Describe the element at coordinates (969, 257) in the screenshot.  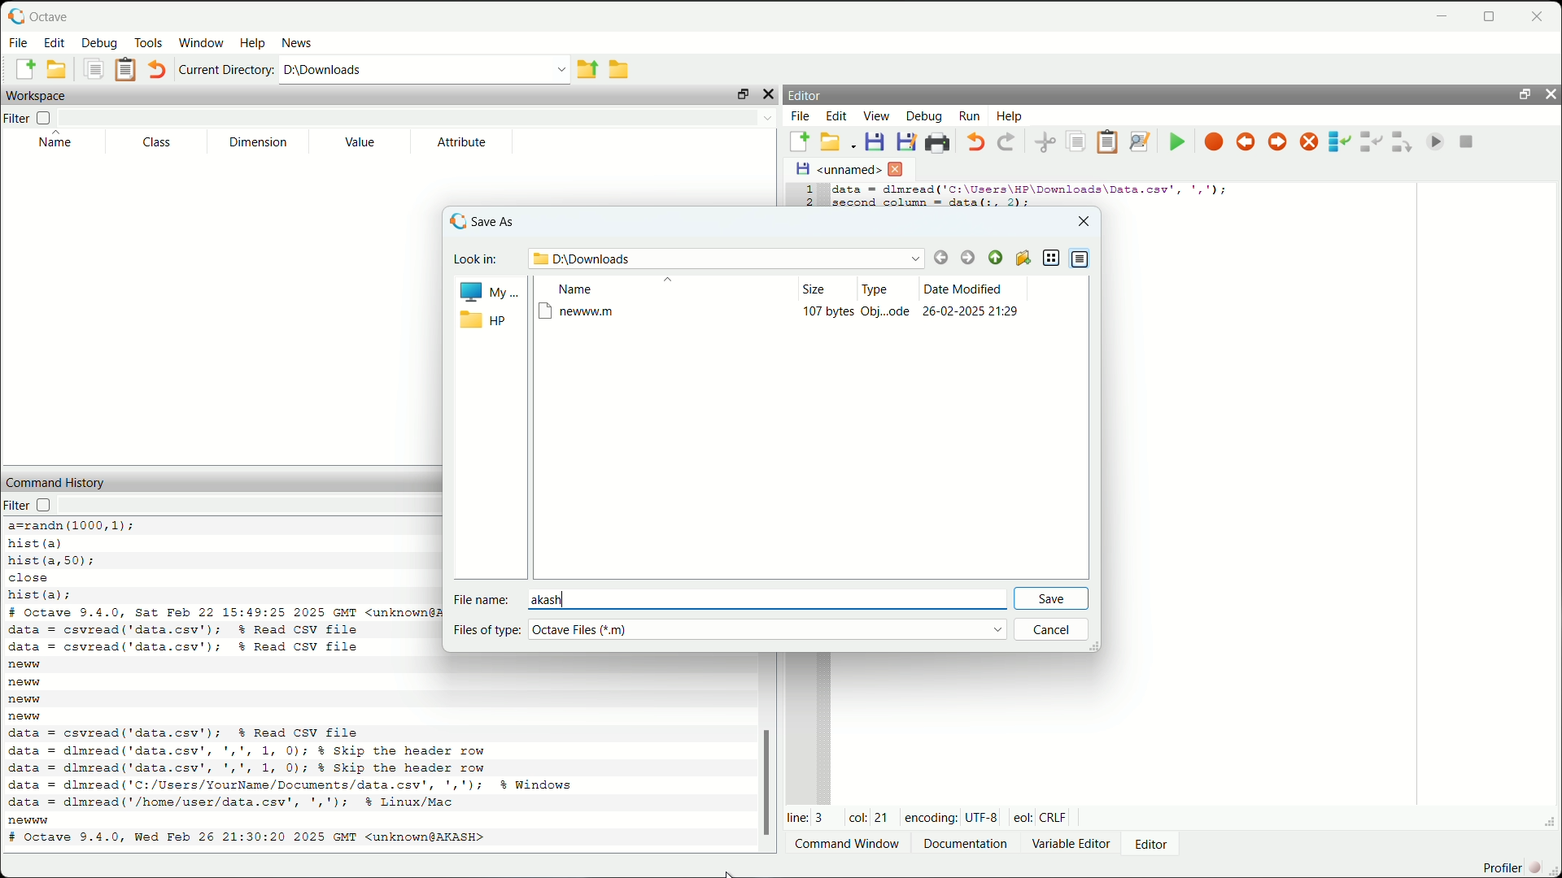
I see `forward` at that location.